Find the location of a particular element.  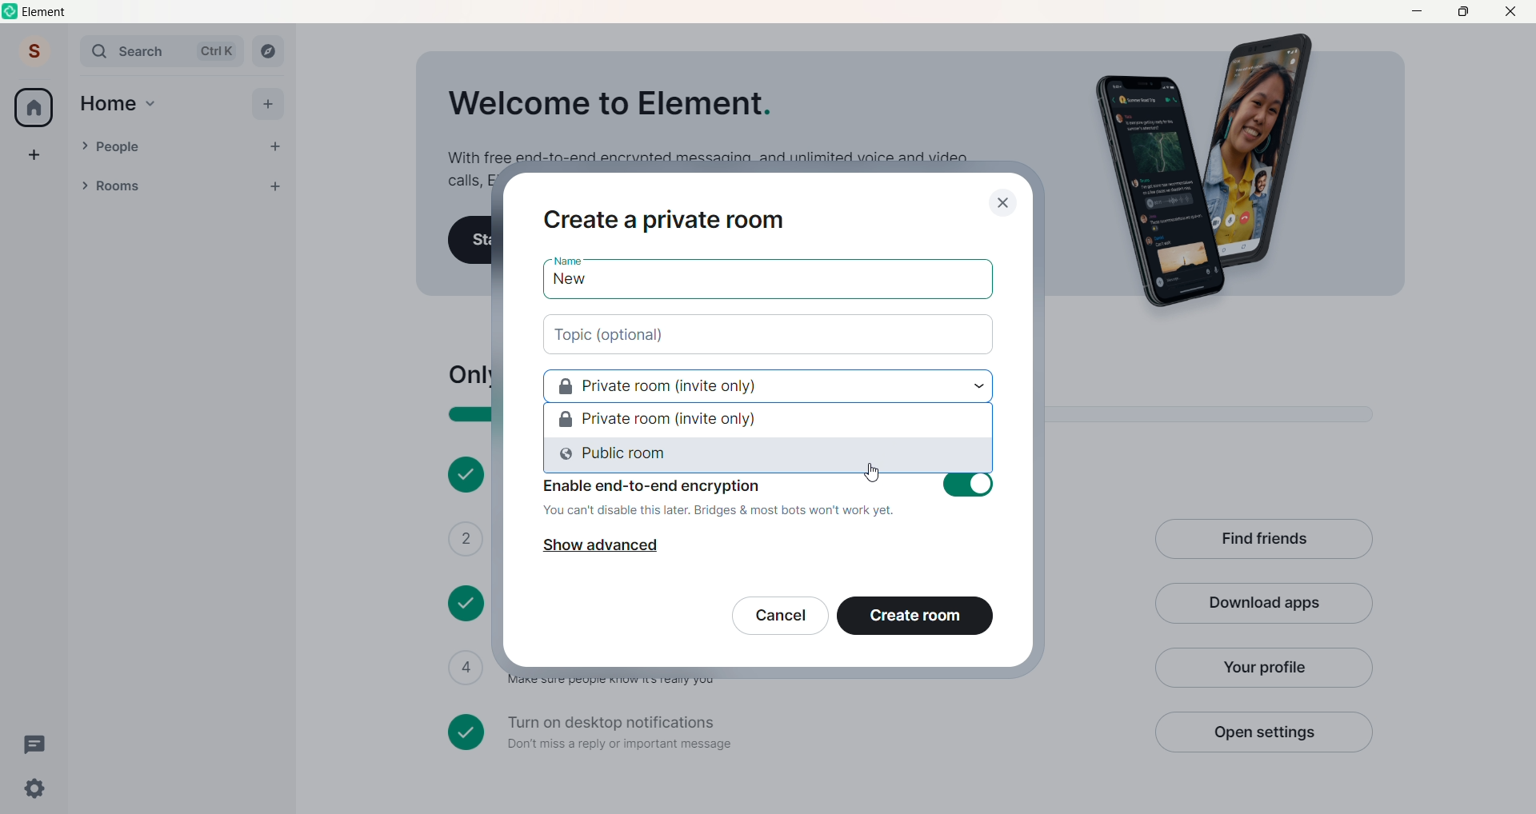

Rooms is located at coordinates (161, 187).